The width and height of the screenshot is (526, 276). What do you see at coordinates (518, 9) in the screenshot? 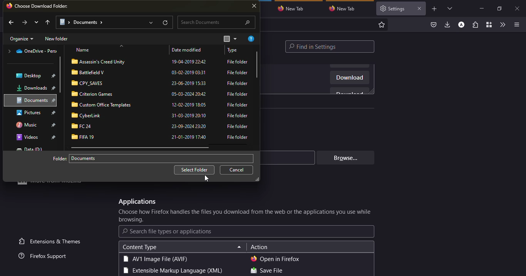
I see `close` at bounding box center [518, 9].